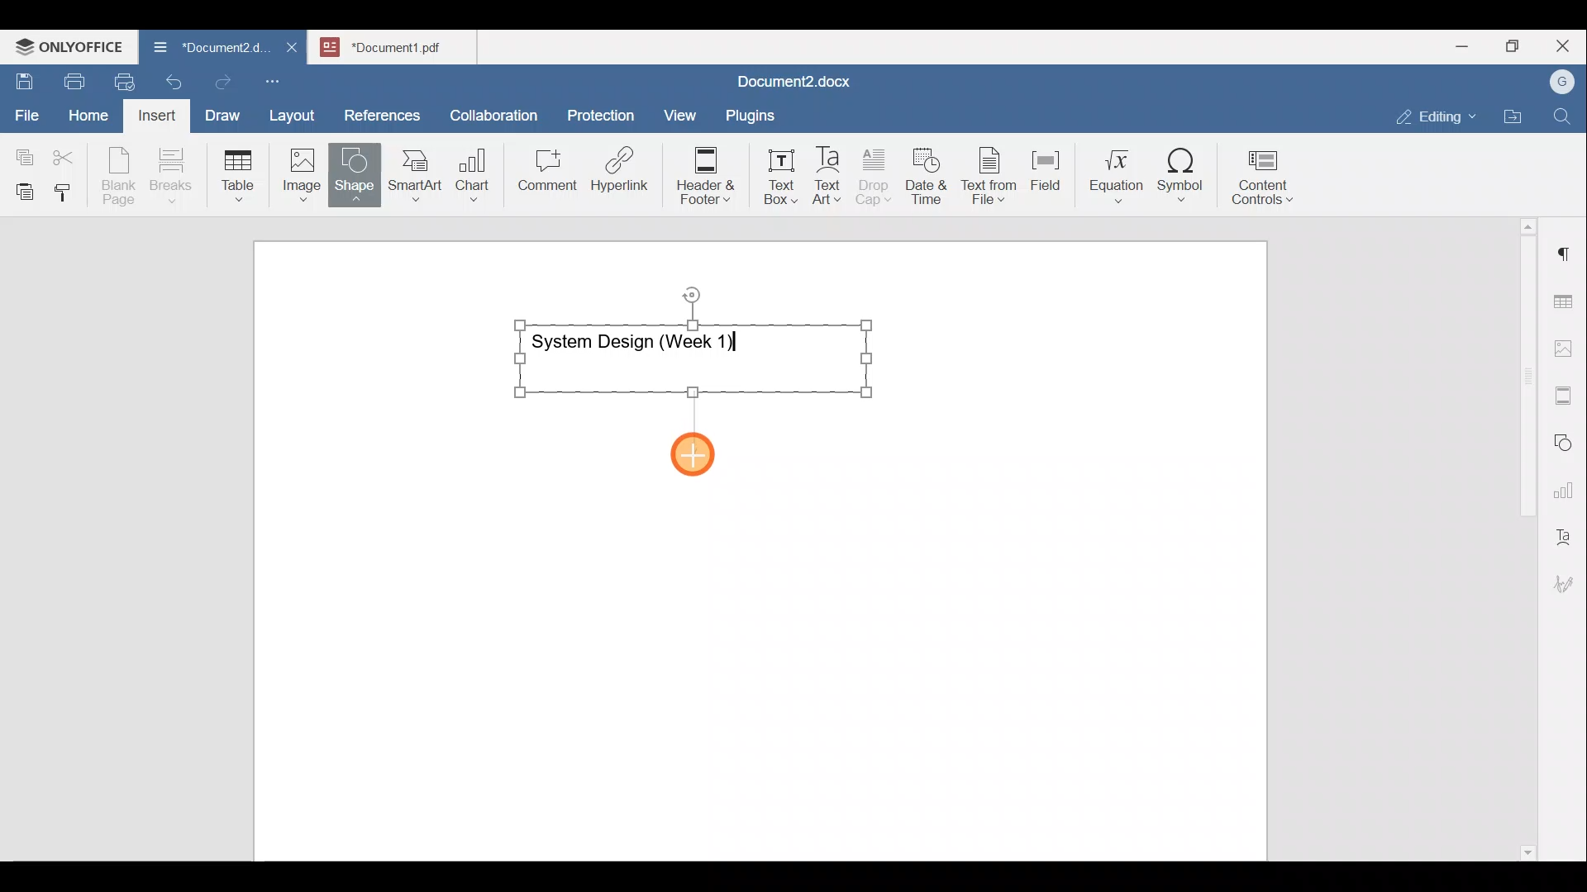  What do you see at coordinates (222, 83) in the screenshot?
I see `Redo` at bounding box center [222, 83].